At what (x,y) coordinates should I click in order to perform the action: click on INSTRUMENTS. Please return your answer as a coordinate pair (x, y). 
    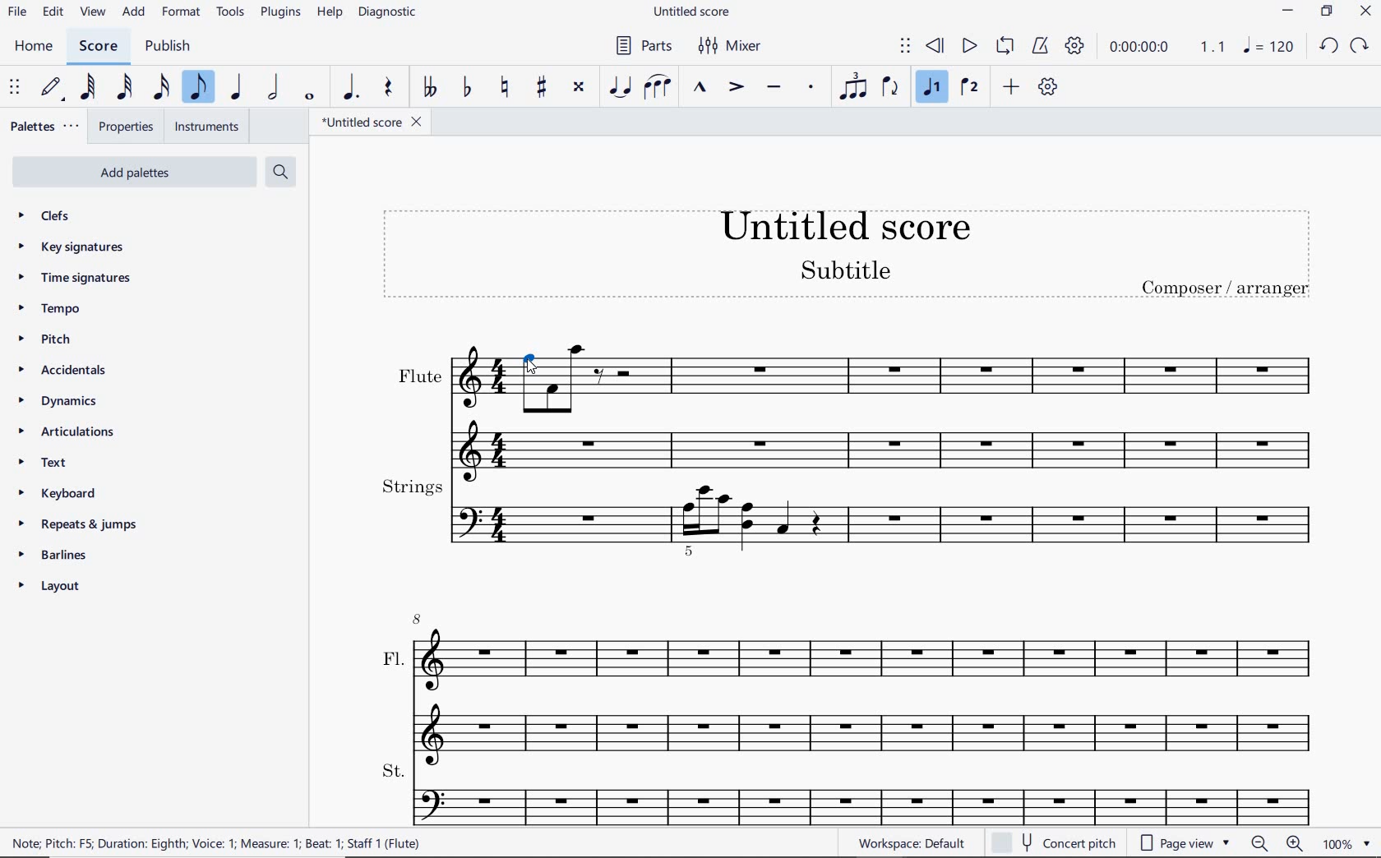
    Looking at the image, I should click on (208, 127).